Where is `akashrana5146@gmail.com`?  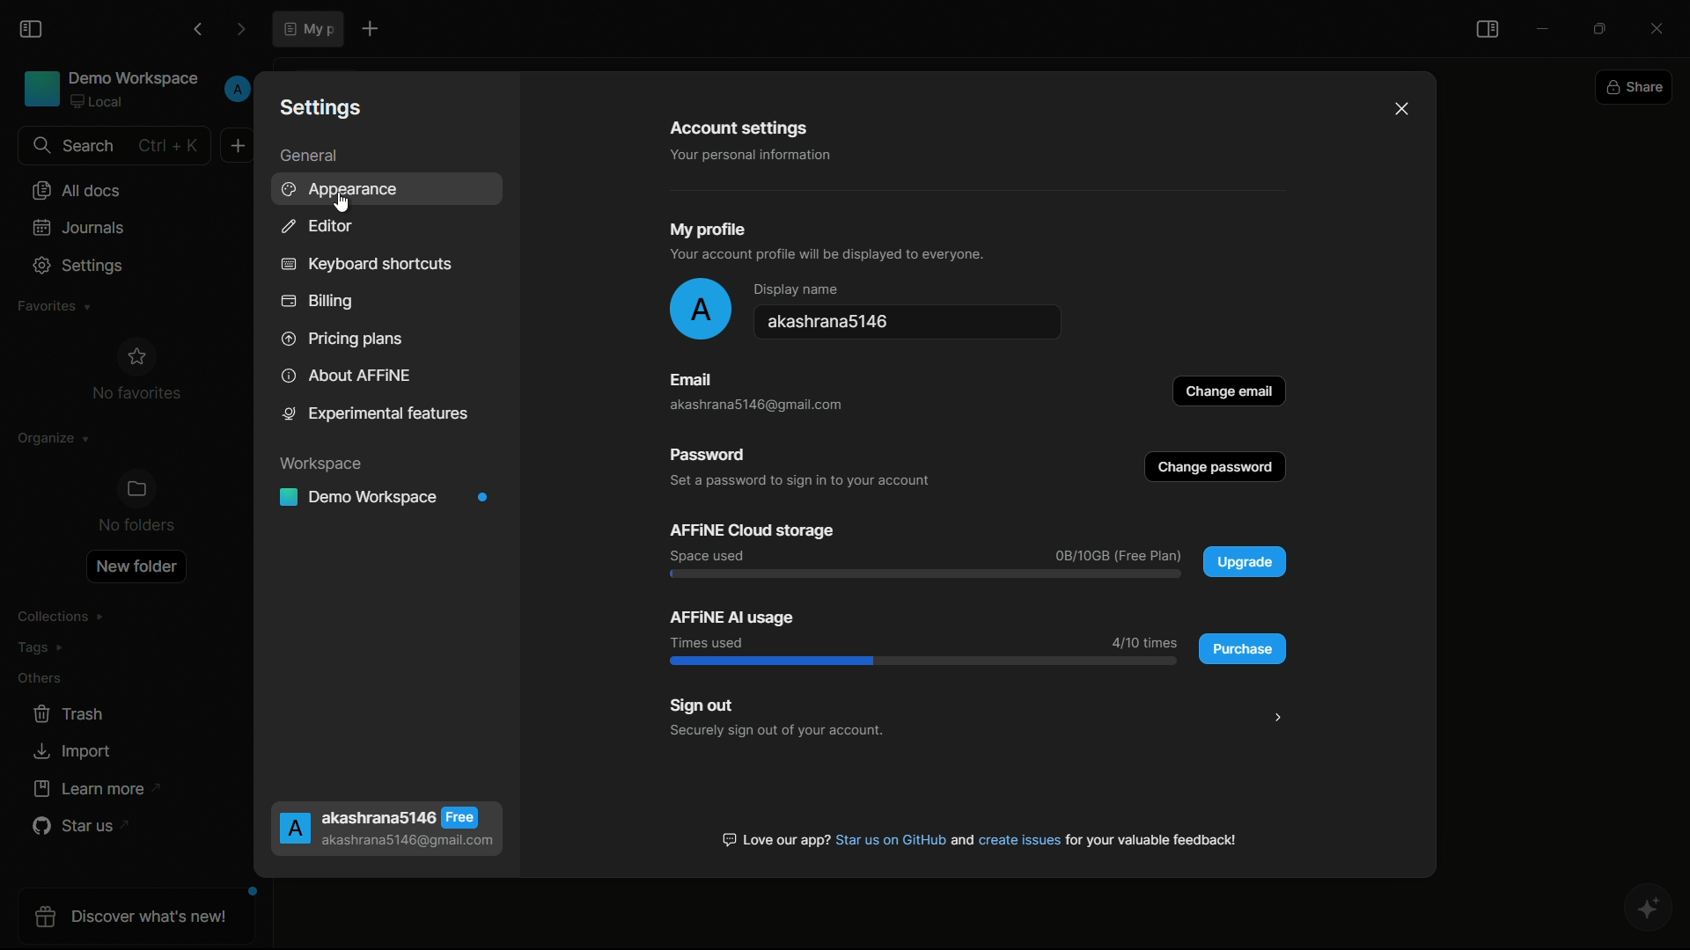 akashrana5146@gmail.com is located at coordinates (745, 405).